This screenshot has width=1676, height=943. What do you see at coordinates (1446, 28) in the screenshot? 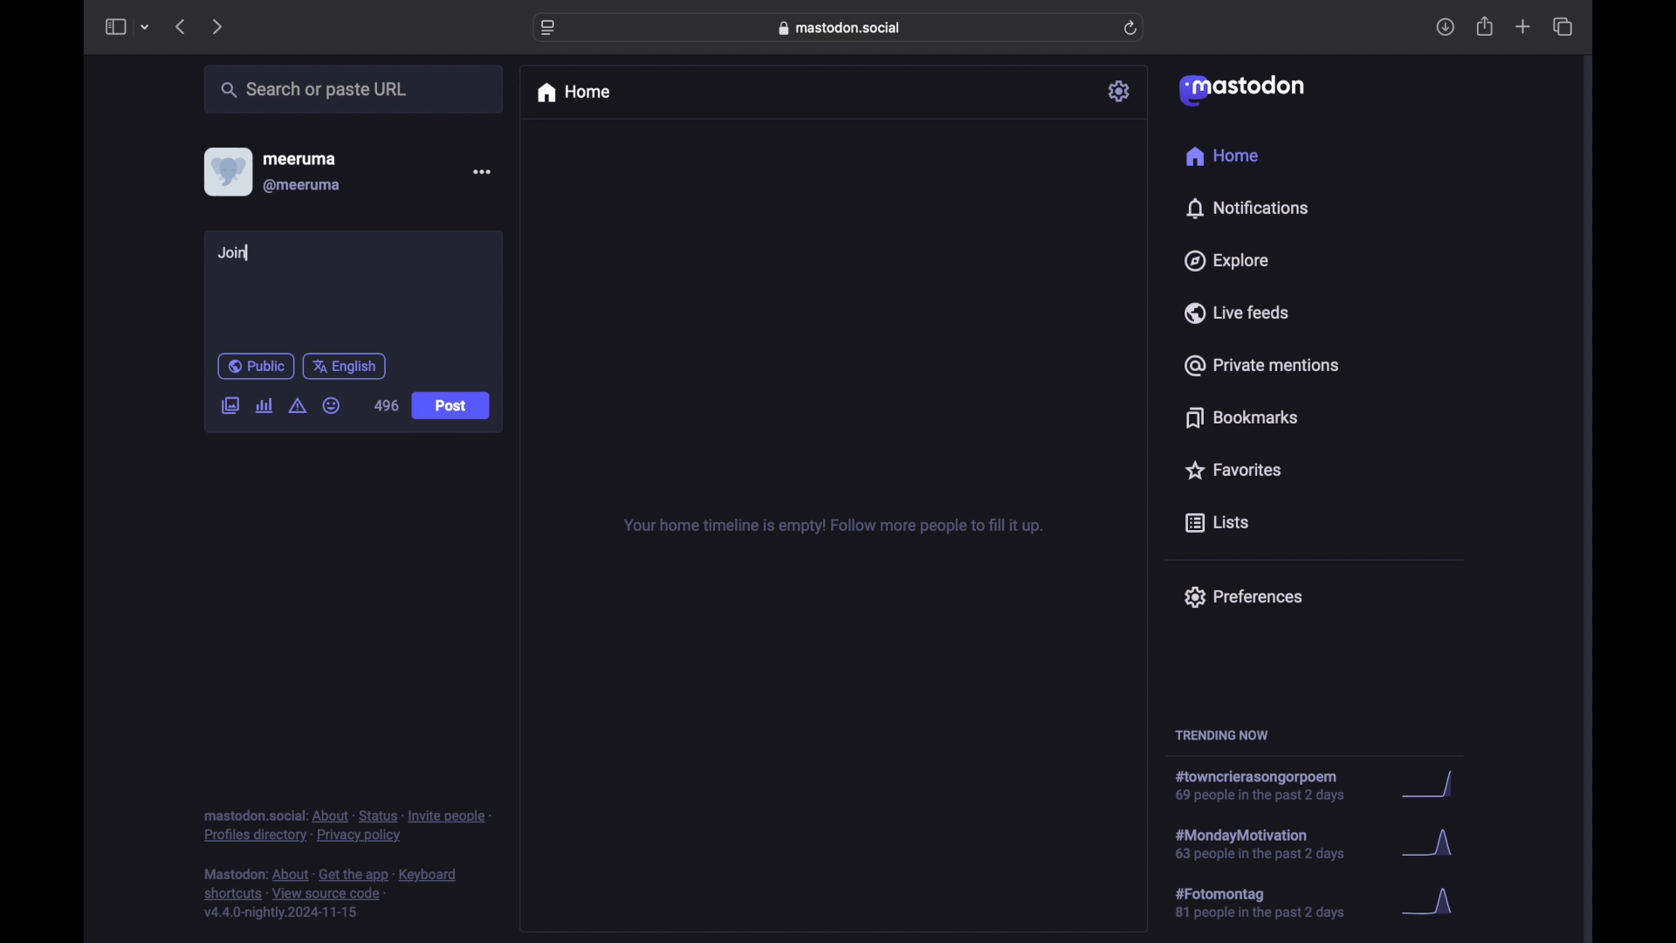
I see `download` at bounding box center [1446, 28].